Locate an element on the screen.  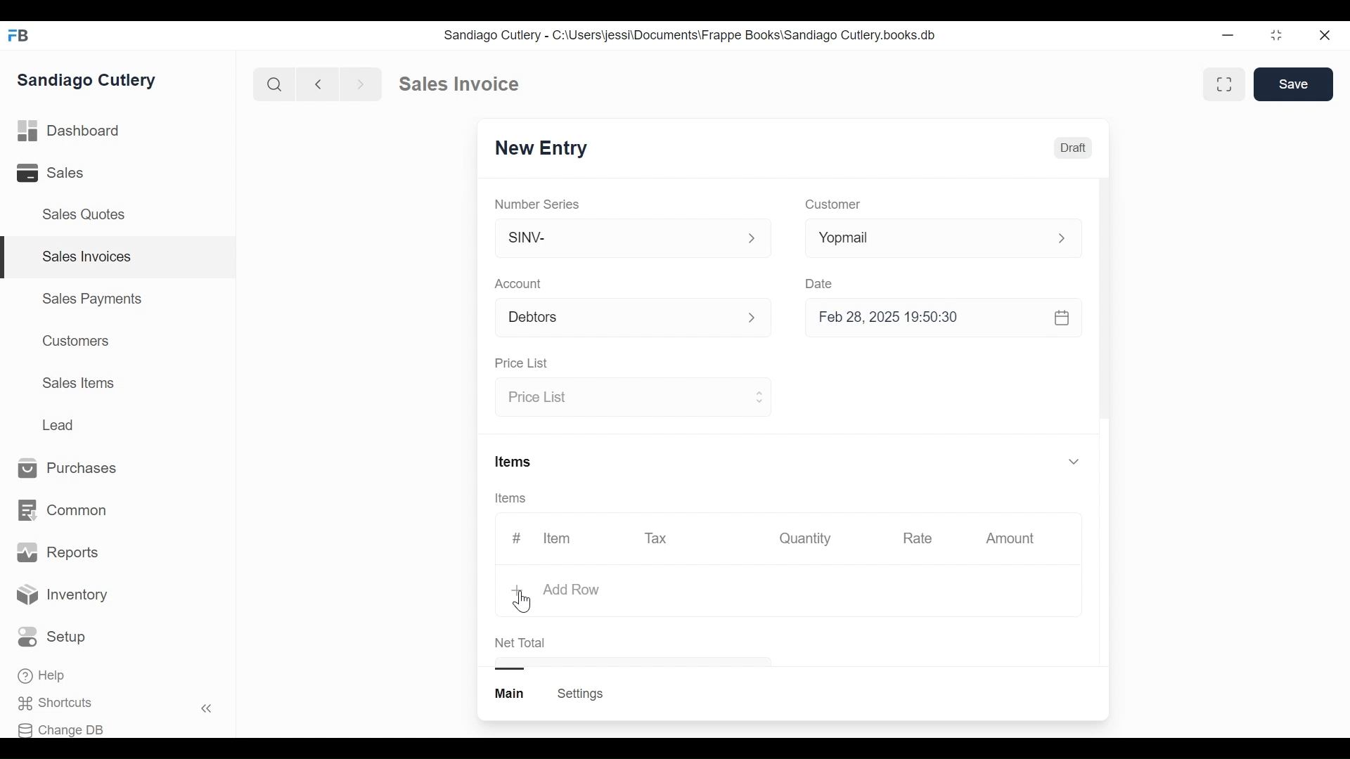
Price List is located at coordinates (525, 363).